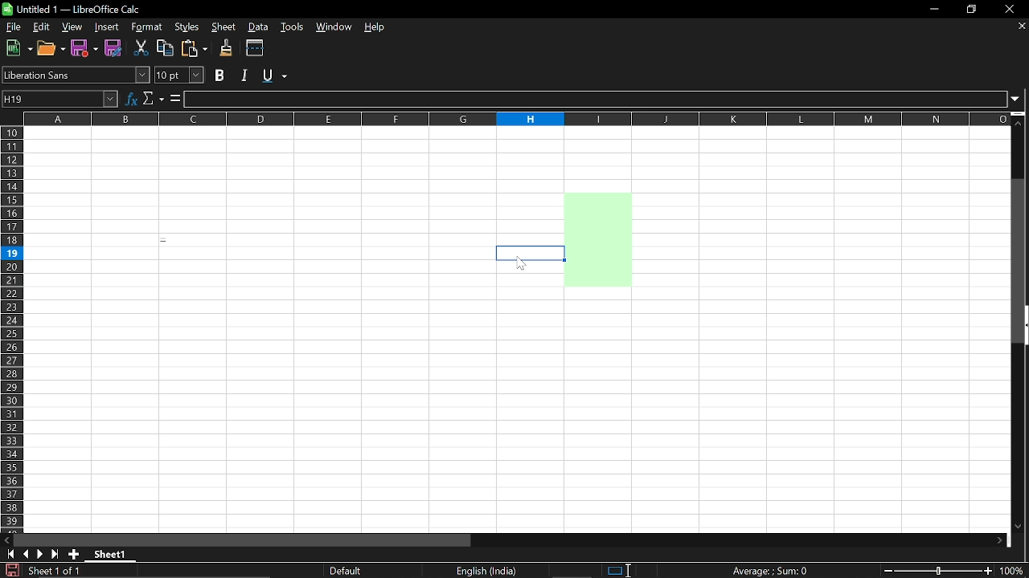  What do you see at coordinates (596, 100) in the screenshot?
I see `Input line` at bounding box center [596, 100].